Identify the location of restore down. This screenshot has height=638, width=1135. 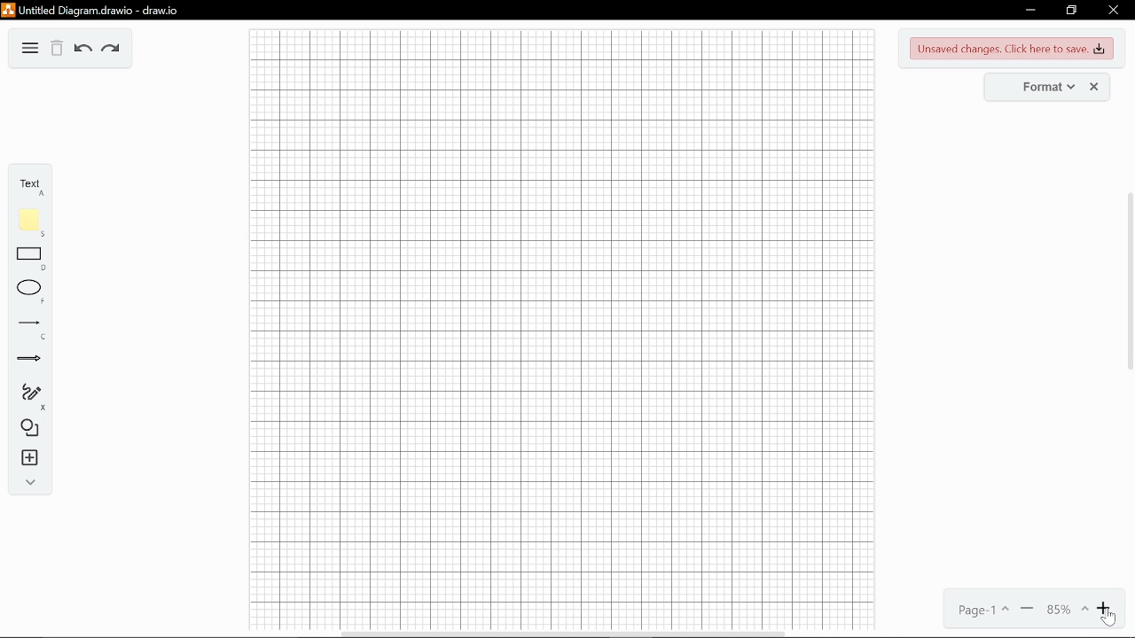
(1072, 10).